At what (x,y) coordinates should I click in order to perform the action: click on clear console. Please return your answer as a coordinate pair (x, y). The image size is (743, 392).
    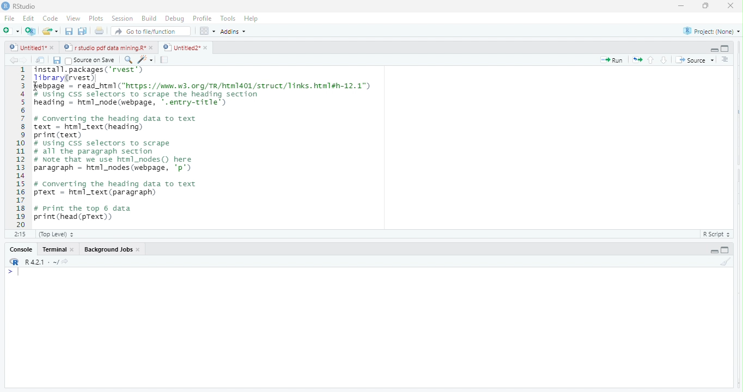
    Looking at the image, I should click on (730, 260).